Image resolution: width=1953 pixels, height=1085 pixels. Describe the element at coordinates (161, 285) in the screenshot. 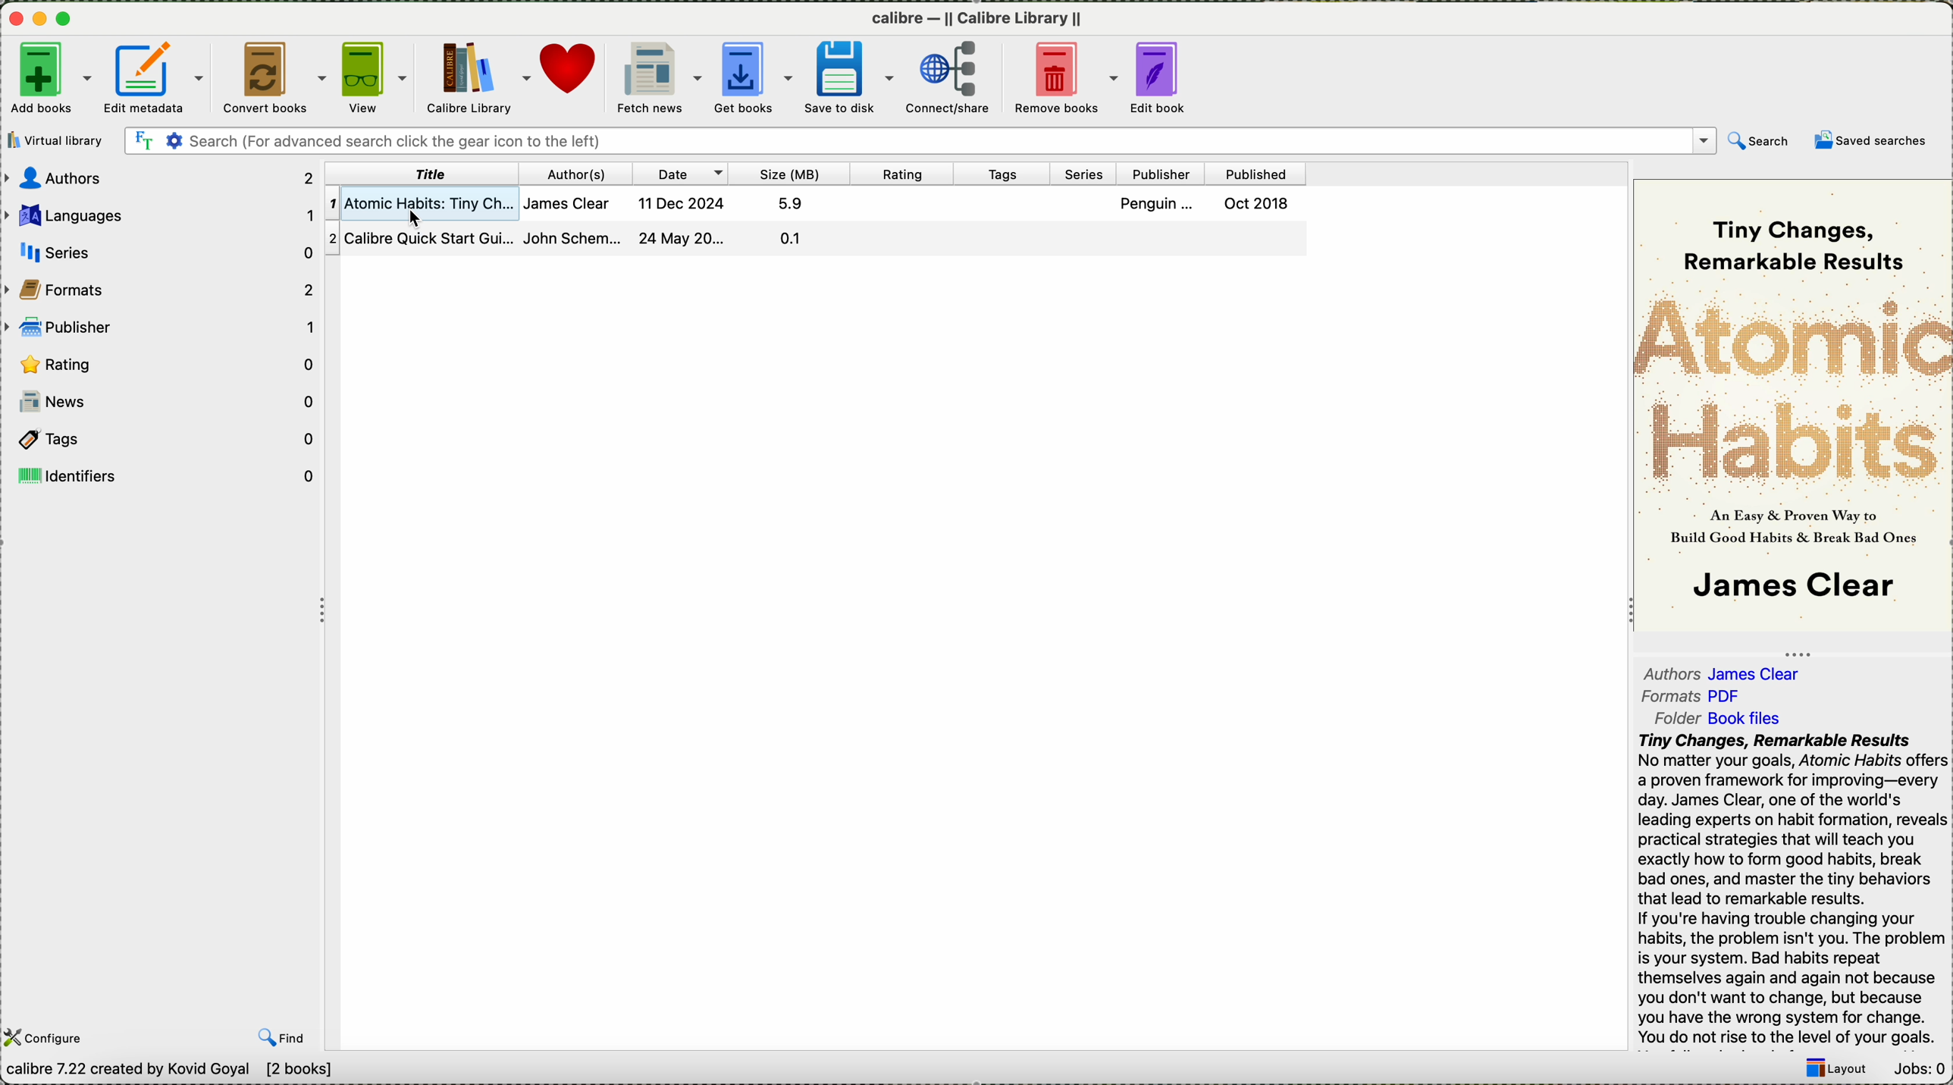

I see `formats` at that location.